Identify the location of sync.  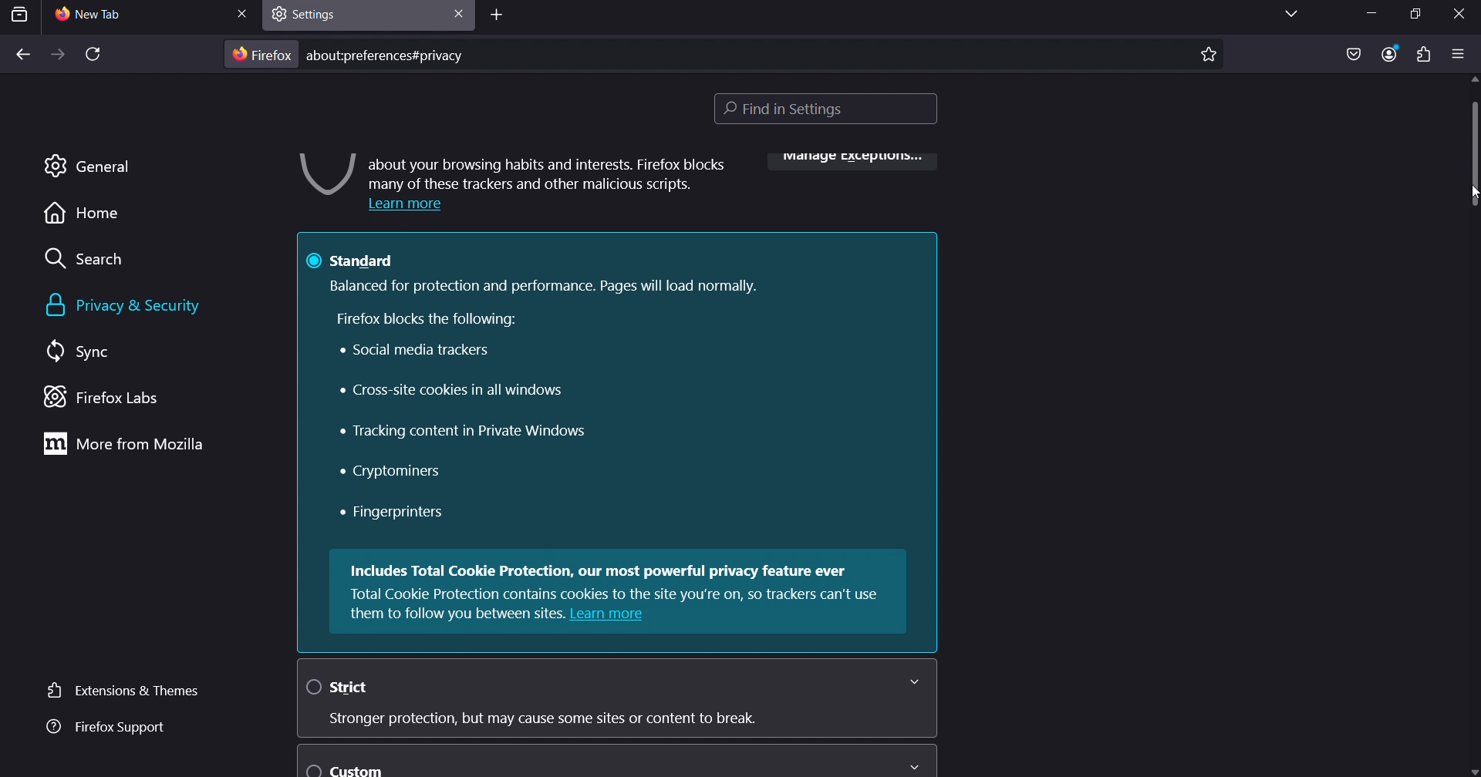
(82, 352).